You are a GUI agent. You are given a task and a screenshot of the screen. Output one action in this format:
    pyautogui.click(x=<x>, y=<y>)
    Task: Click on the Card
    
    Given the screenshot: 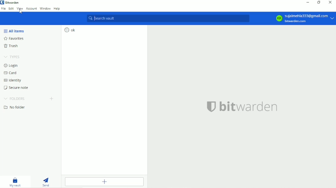 What is the action you would take?
    pyautogui.click(x=10, y=73)
    